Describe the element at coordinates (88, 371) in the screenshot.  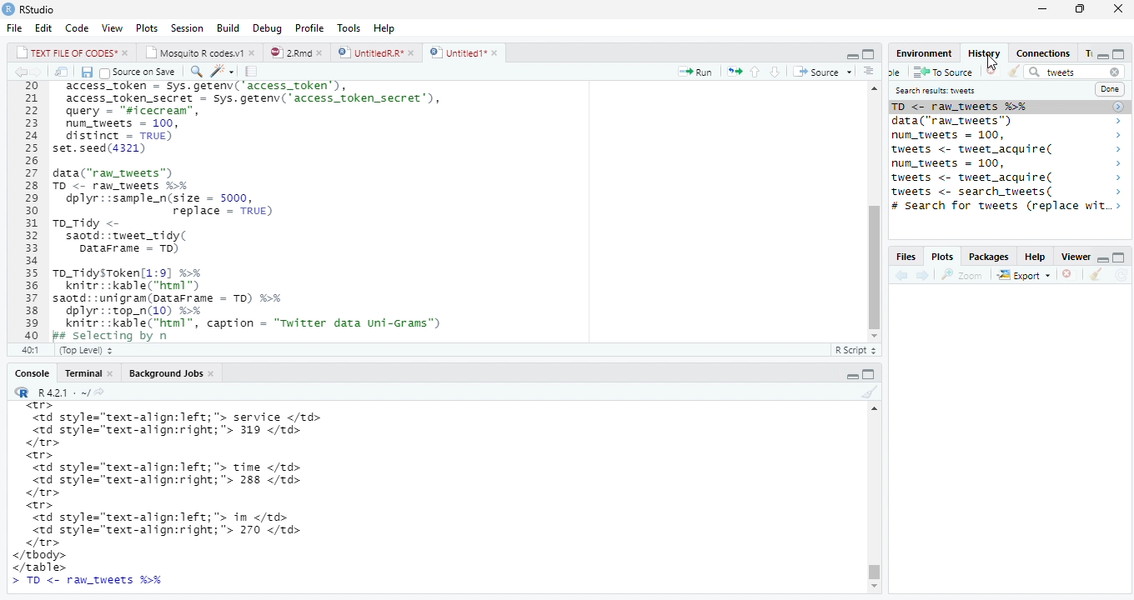
I see `Teominal` at that location.